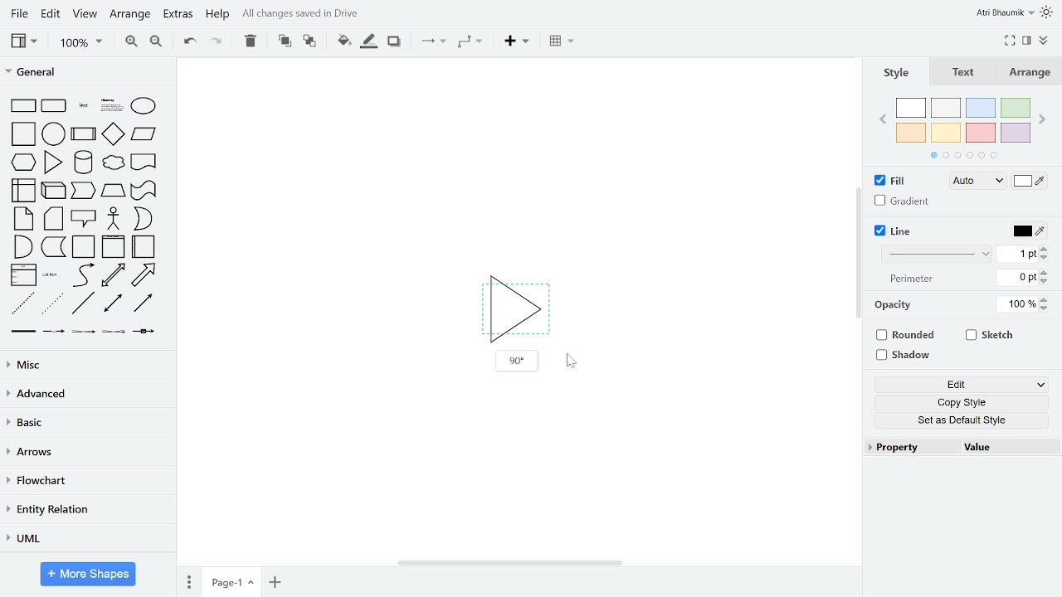 The width and height of the screenshot is (1062, 597). I want to click on ash, so click(946, 108).